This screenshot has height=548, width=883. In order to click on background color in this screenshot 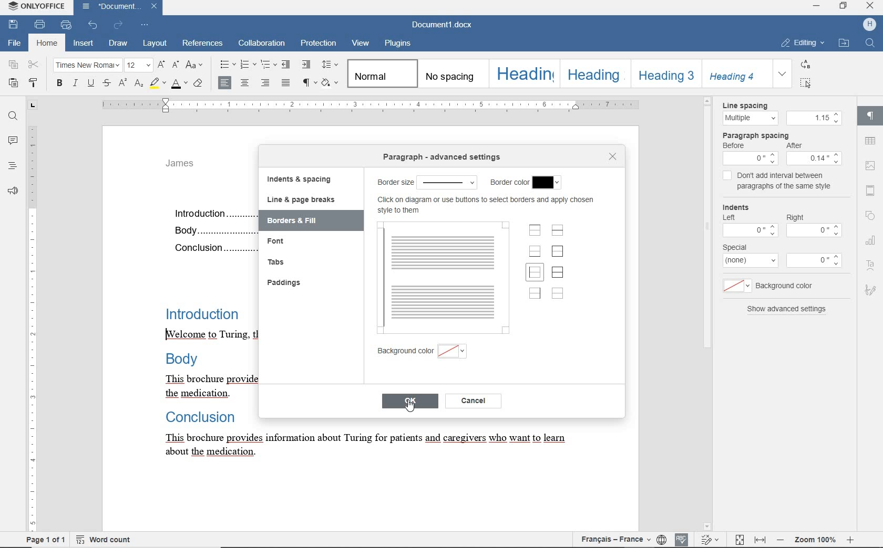, I will do `click(791, 286)`.